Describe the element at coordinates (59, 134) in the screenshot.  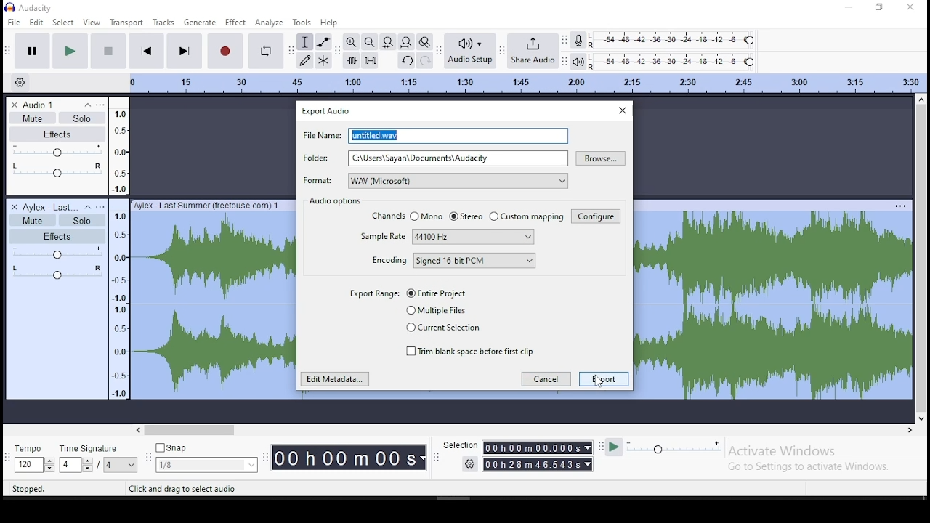
I see `effects` at that location.